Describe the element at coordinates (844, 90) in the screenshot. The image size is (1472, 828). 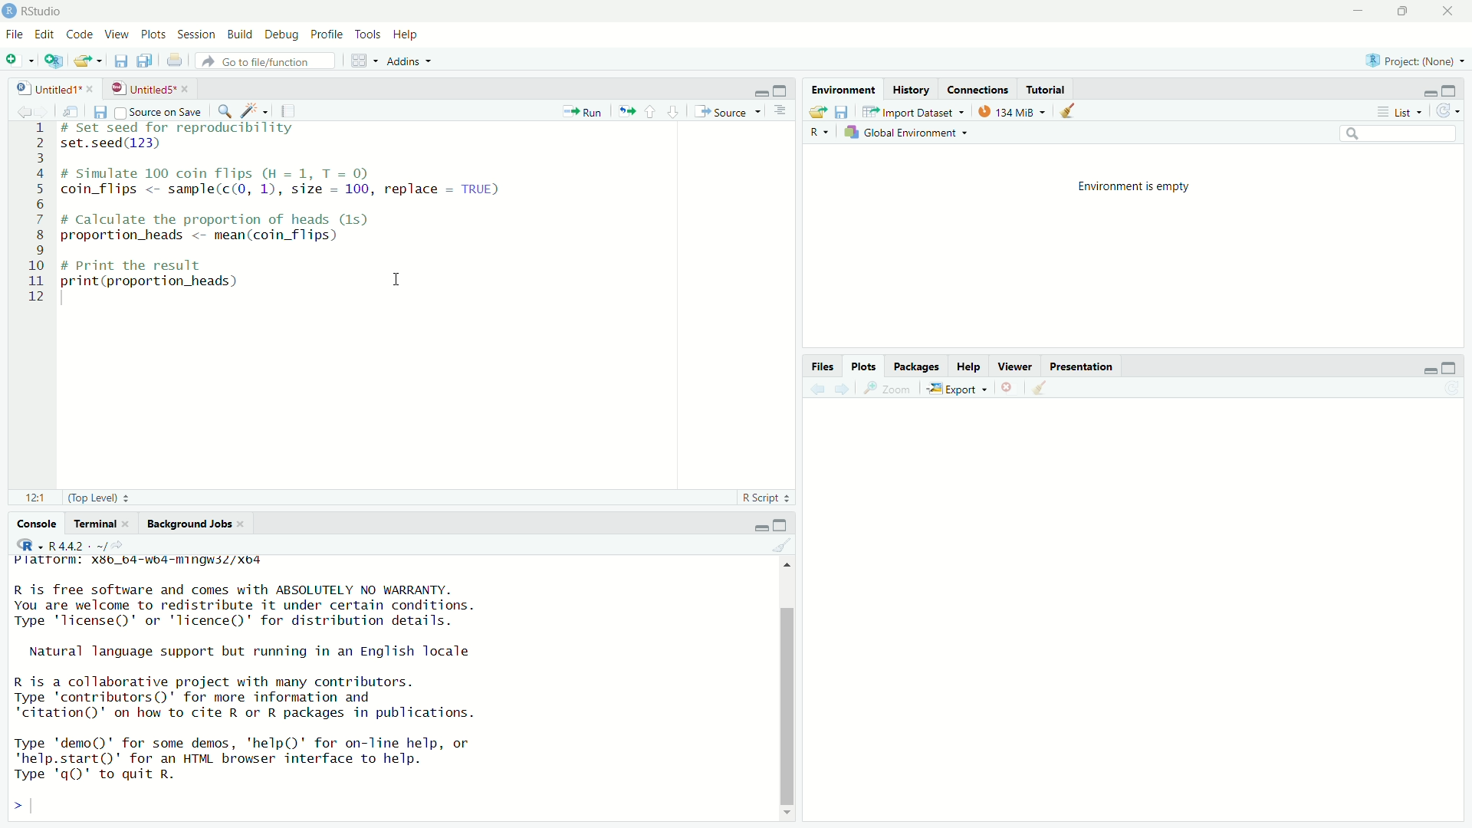
I see `Environment` at that location.